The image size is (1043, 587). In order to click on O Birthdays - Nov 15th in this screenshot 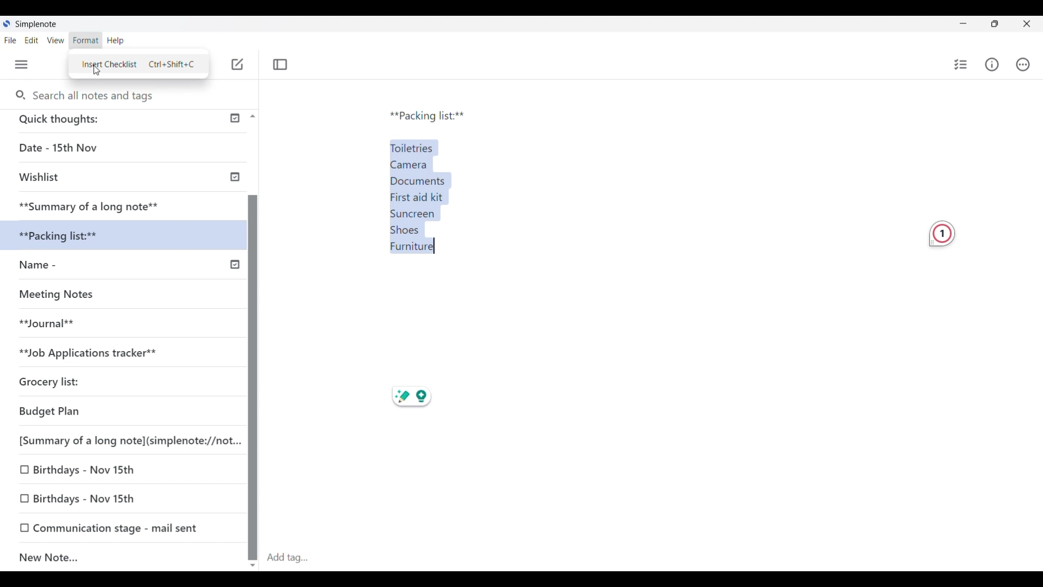, I will do `click(83, 469)`.